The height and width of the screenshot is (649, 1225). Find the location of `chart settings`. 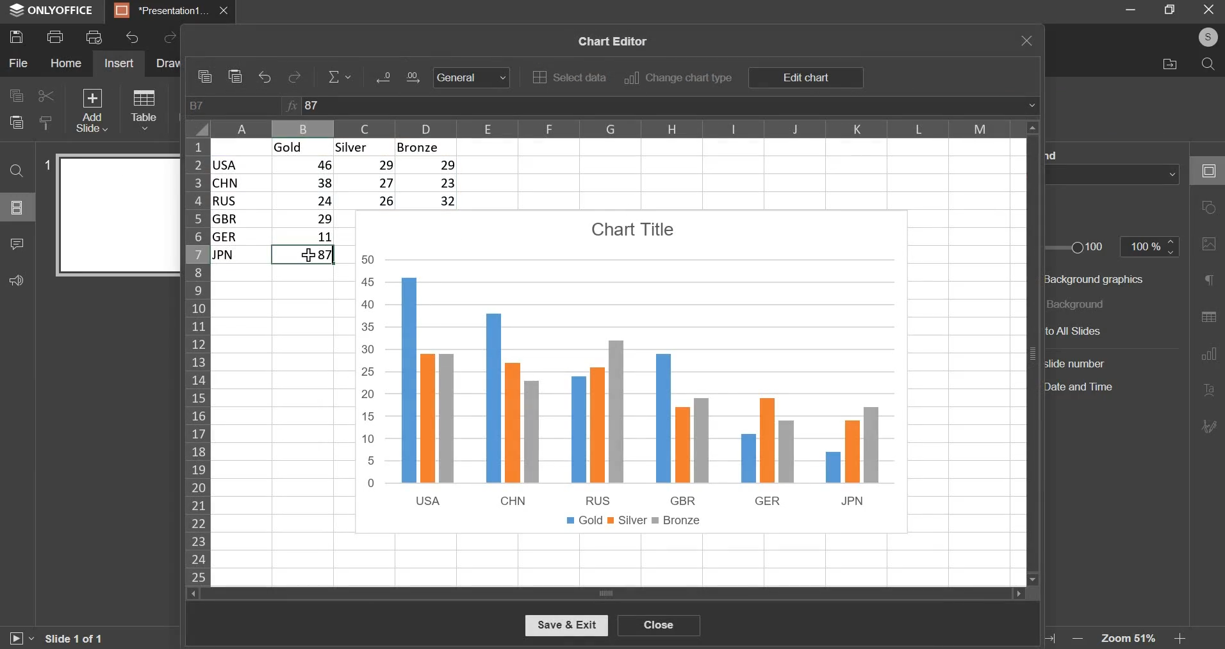

chart settings is located at coordinates (1208, 358).